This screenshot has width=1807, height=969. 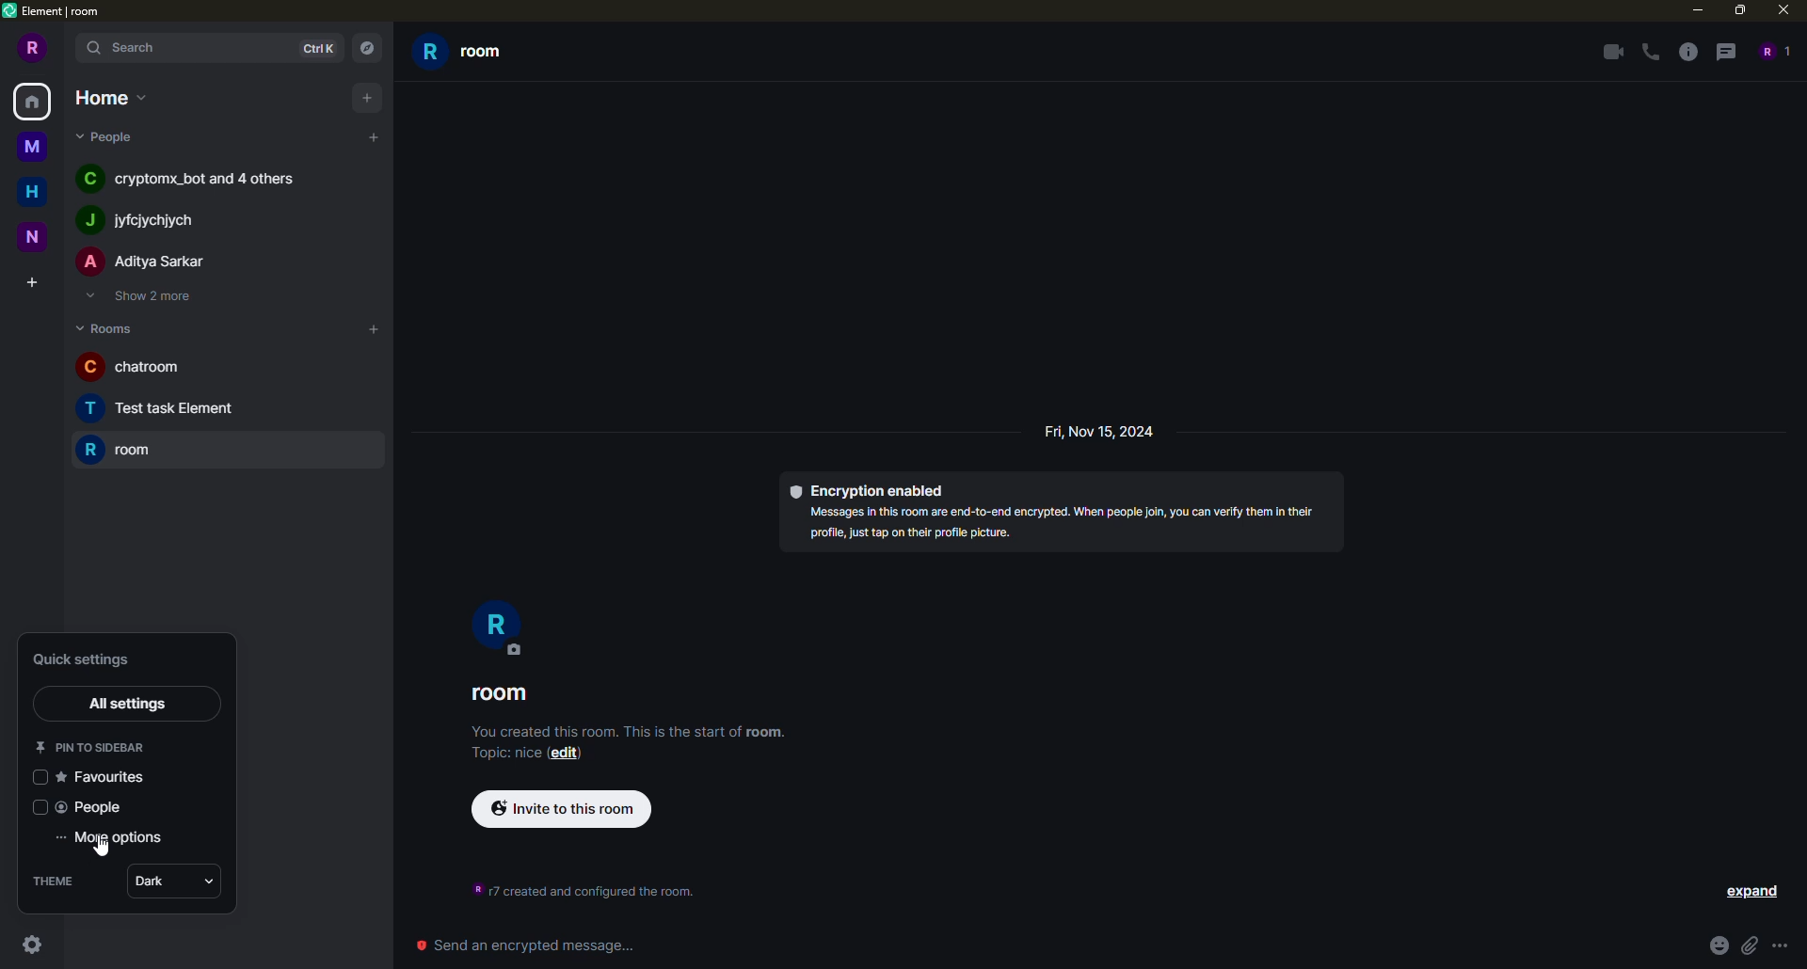 What do you see at coordinates (40, 778) in the screenshot?
I see `select` at bounding box center [40, 778].